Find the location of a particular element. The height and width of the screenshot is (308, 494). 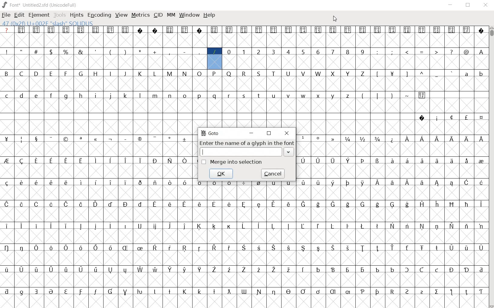

glyph is located at coordinates (170, 74).